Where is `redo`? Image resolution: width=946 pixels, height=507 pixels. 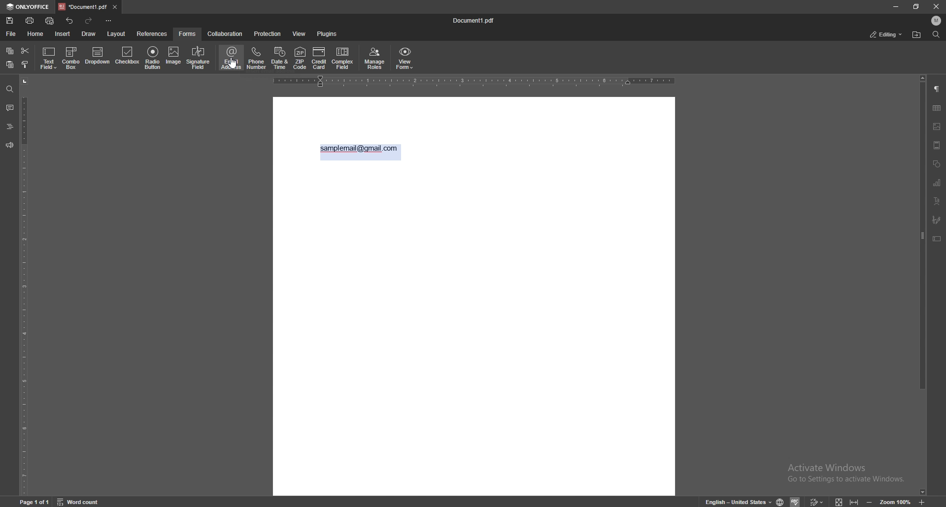 redo is located at coordinates (90, 21).